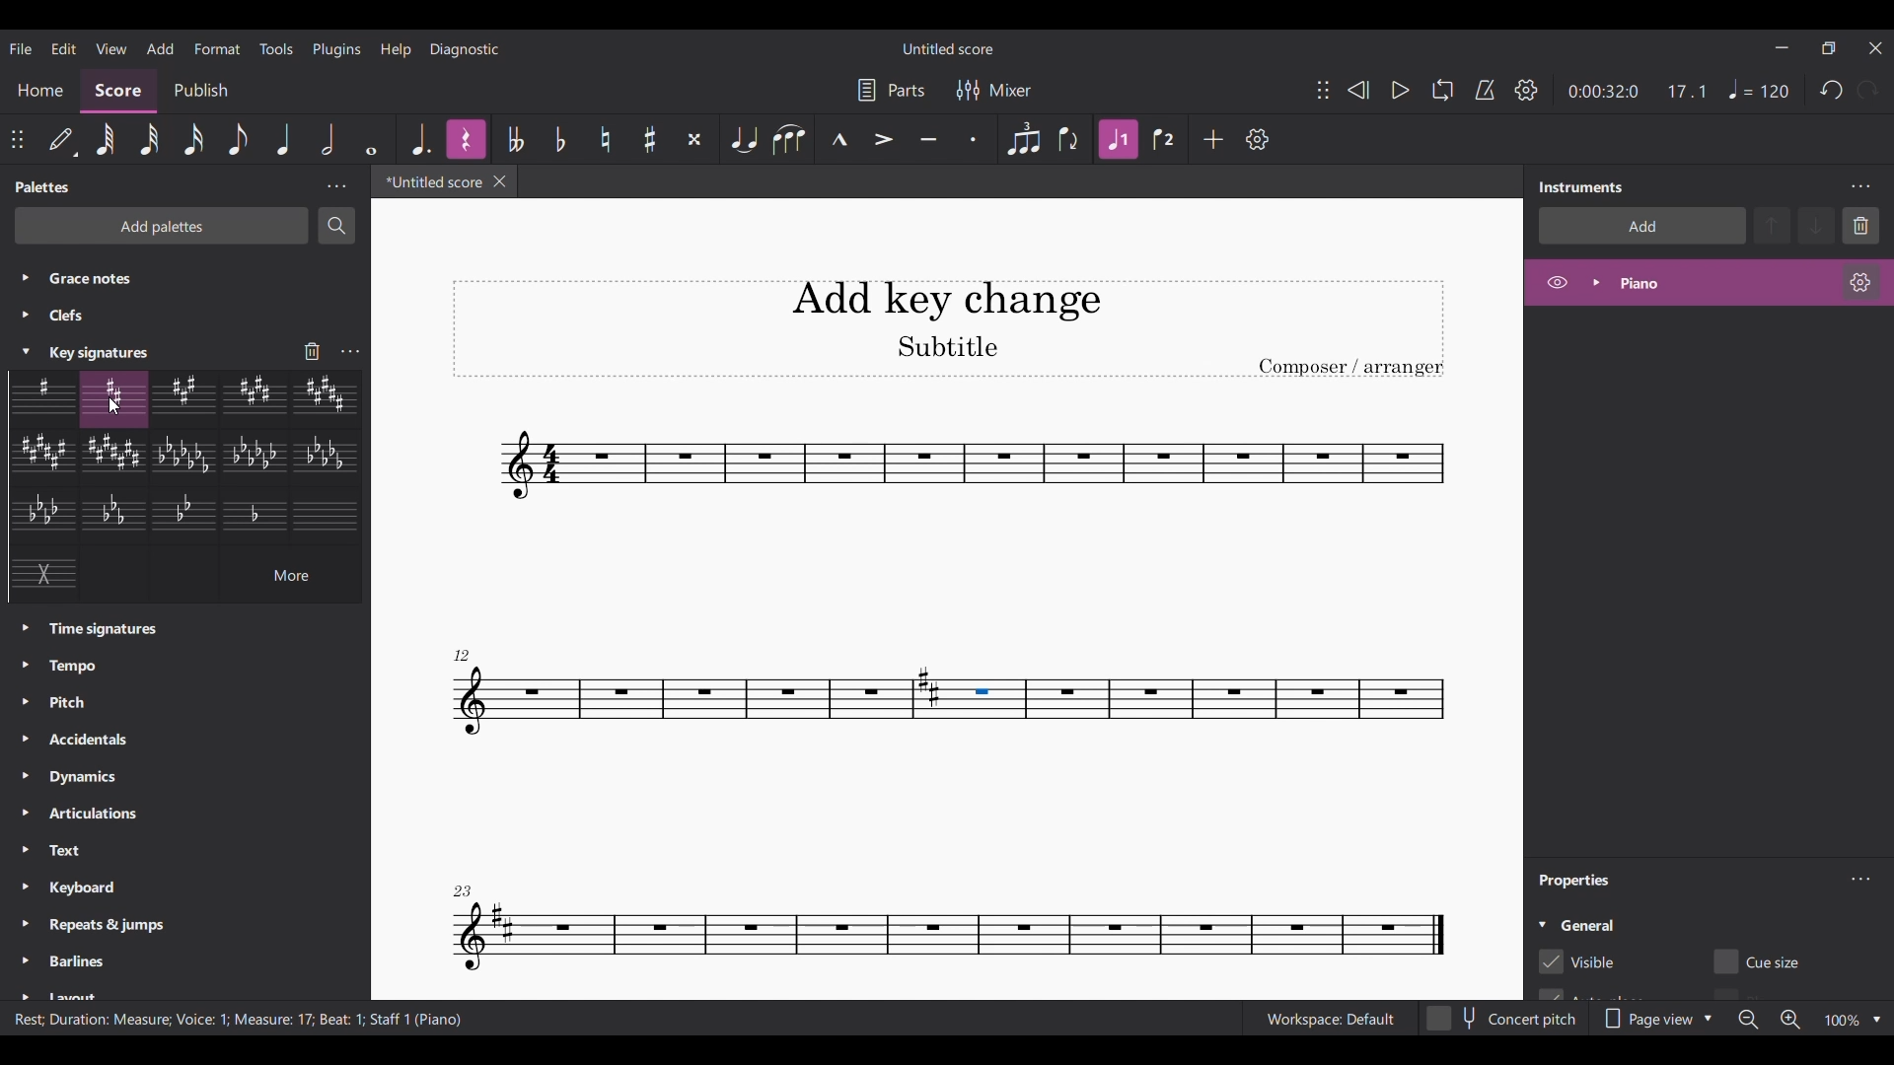  I want to click on Music score duration, so click(1639, 91).